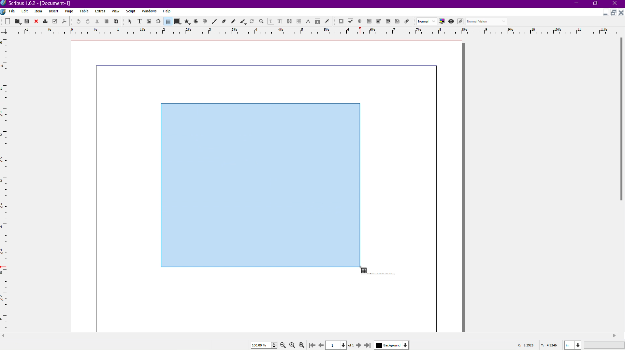  I want to click on Arc, so click(196, 22).